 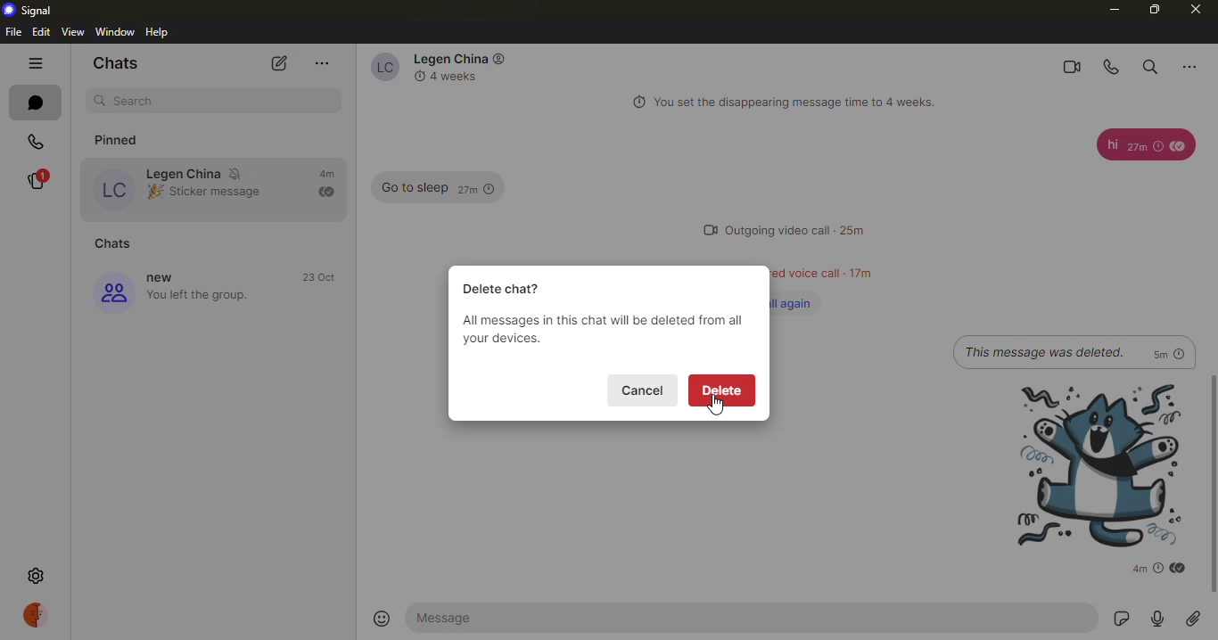 What do you see at coordinates (1149, 64) in the screenshot?
I see `search` at bounding box center [1149, 64].